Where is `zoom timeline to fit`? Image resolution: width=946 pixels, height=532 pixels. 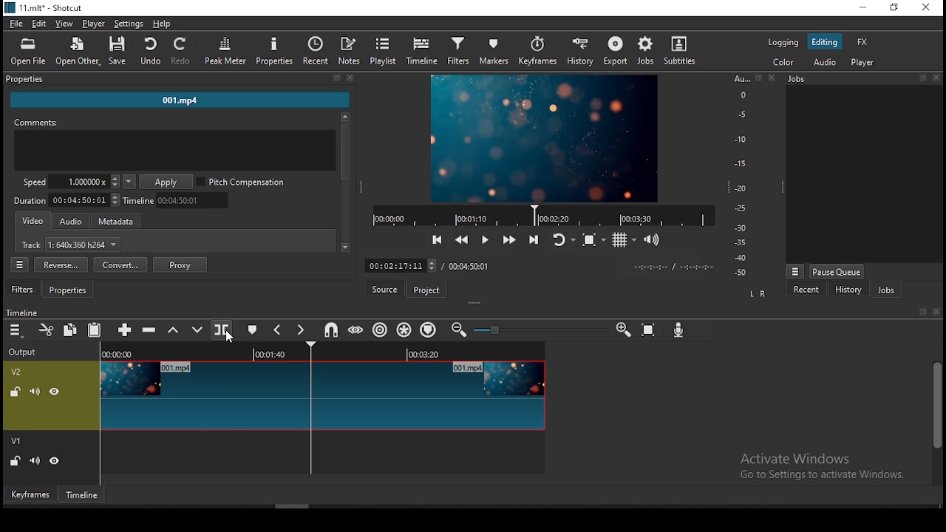
zoom timeline to fit is located at coordinates (650, 327).